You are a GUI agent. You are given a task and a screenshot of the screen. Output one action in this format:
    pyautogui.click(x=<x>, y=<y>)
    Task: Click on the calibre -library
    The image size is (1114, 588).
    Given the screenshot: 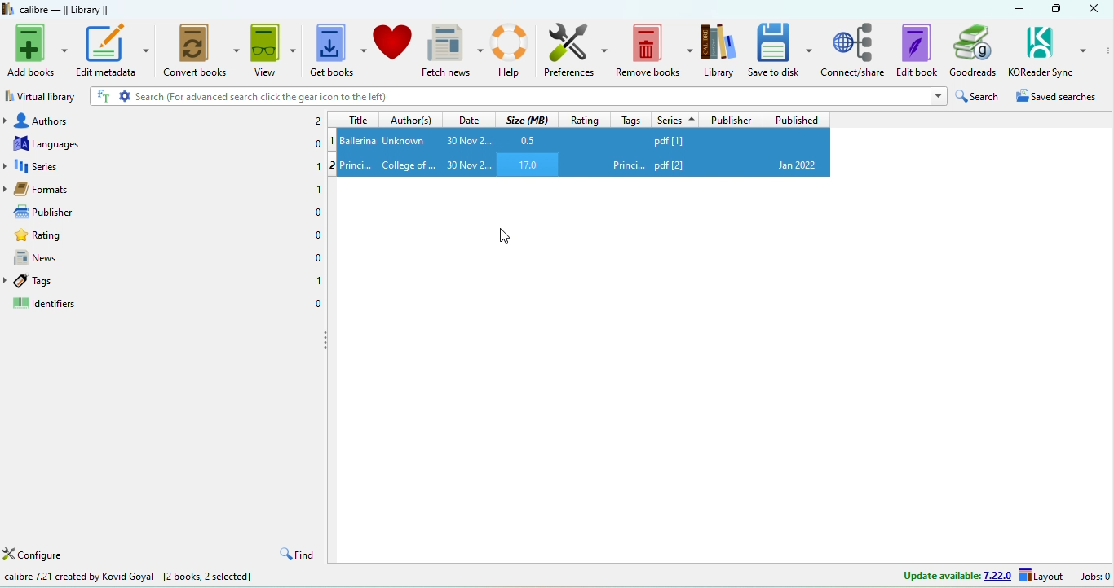 What is the action you would take?
    pyautogui.click(x=65, y=9)
    